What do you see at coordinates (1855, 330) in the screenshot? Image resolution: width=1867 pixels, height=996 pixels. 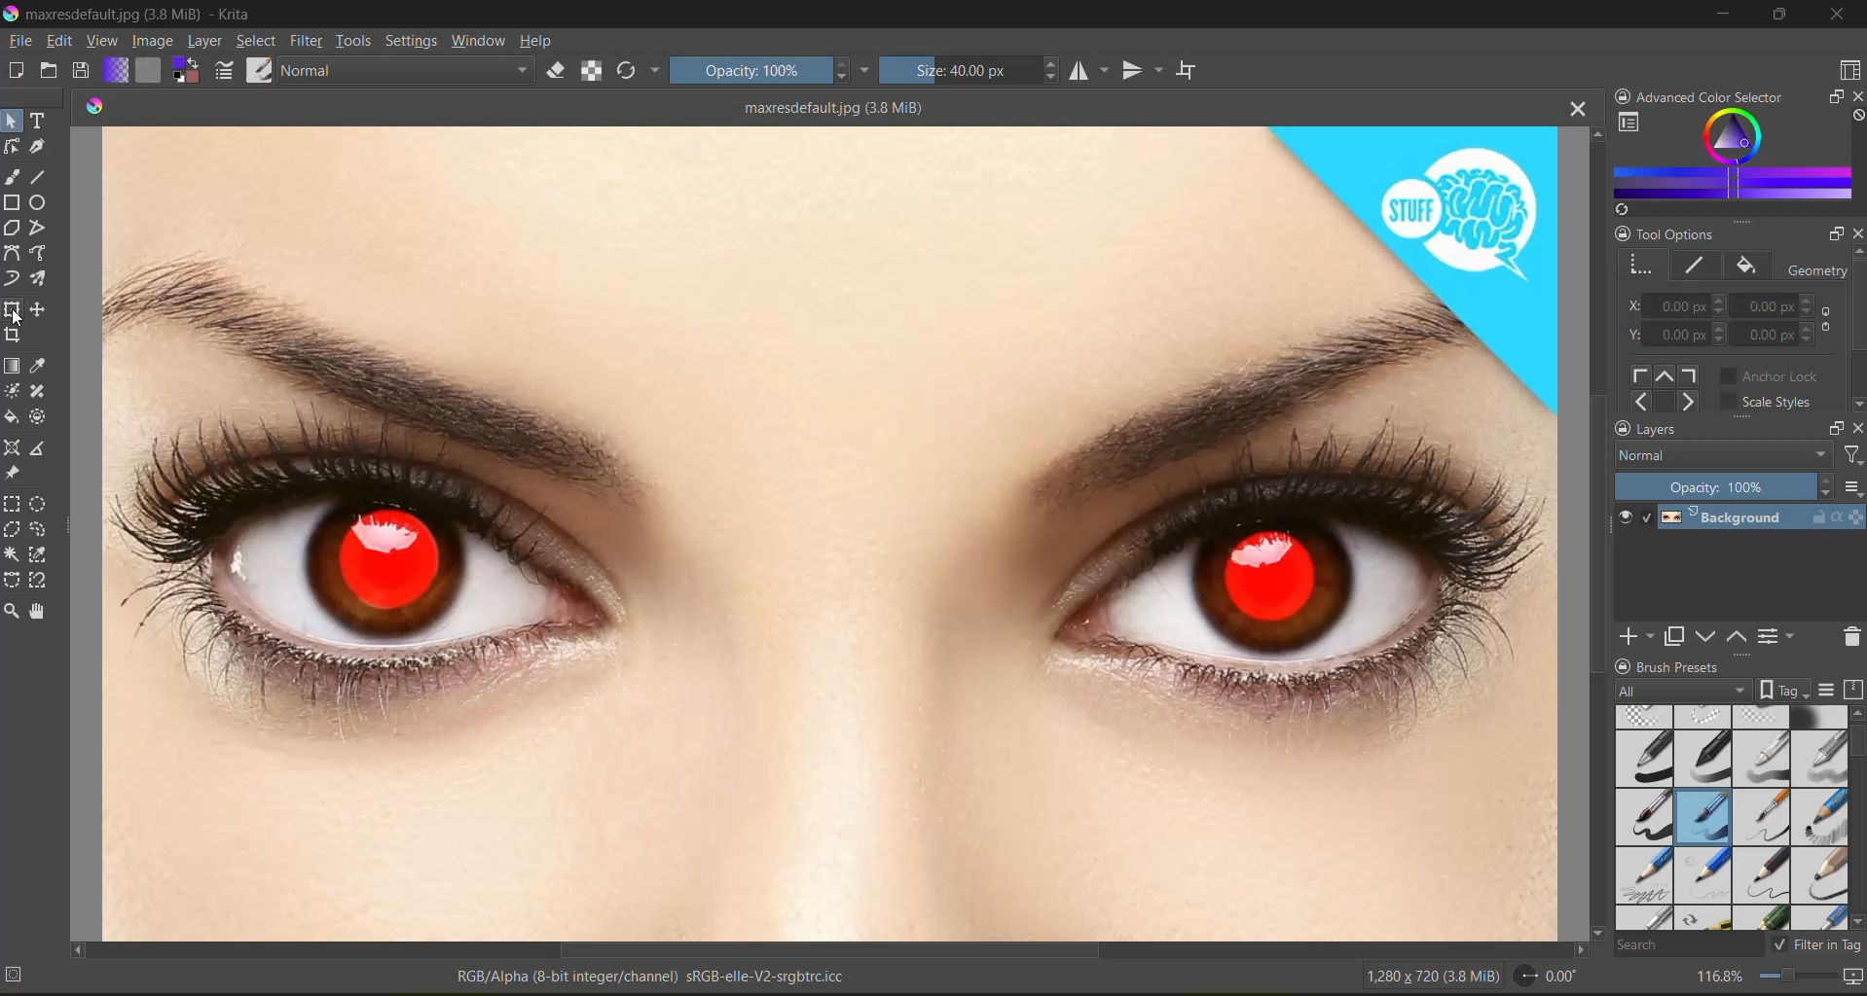 I see `vertical scroll bar` at bounding box center [1855, 330].